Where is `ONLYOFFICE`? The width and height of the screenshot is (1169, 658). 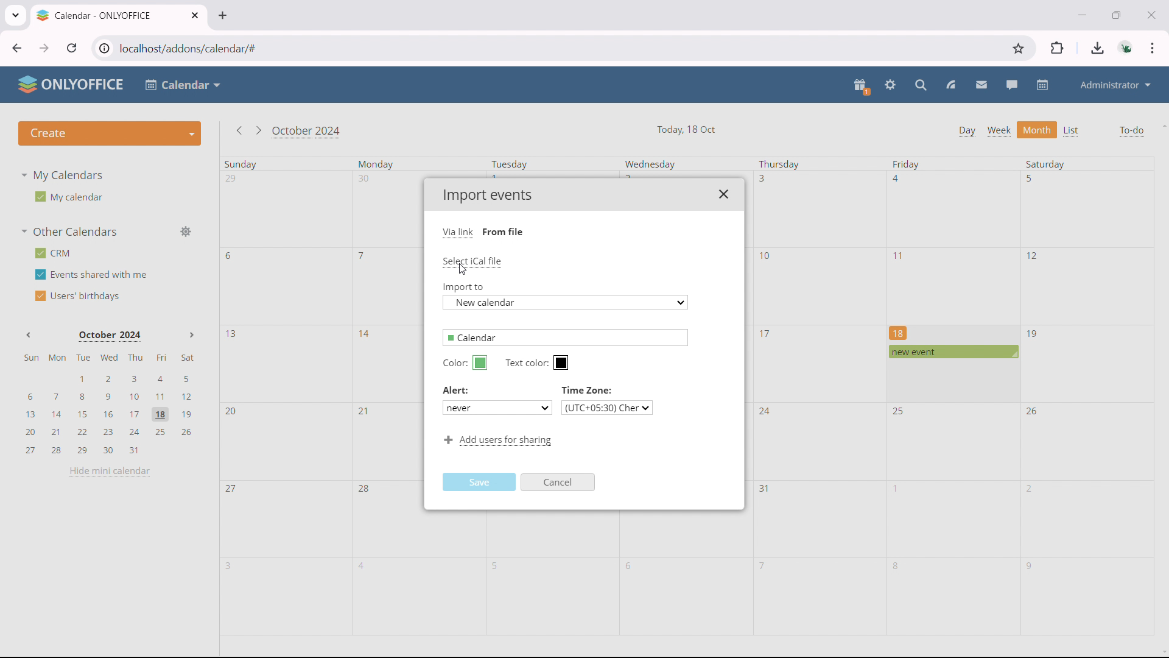 ONLYOFFICE is located at coordinates (72, 84).